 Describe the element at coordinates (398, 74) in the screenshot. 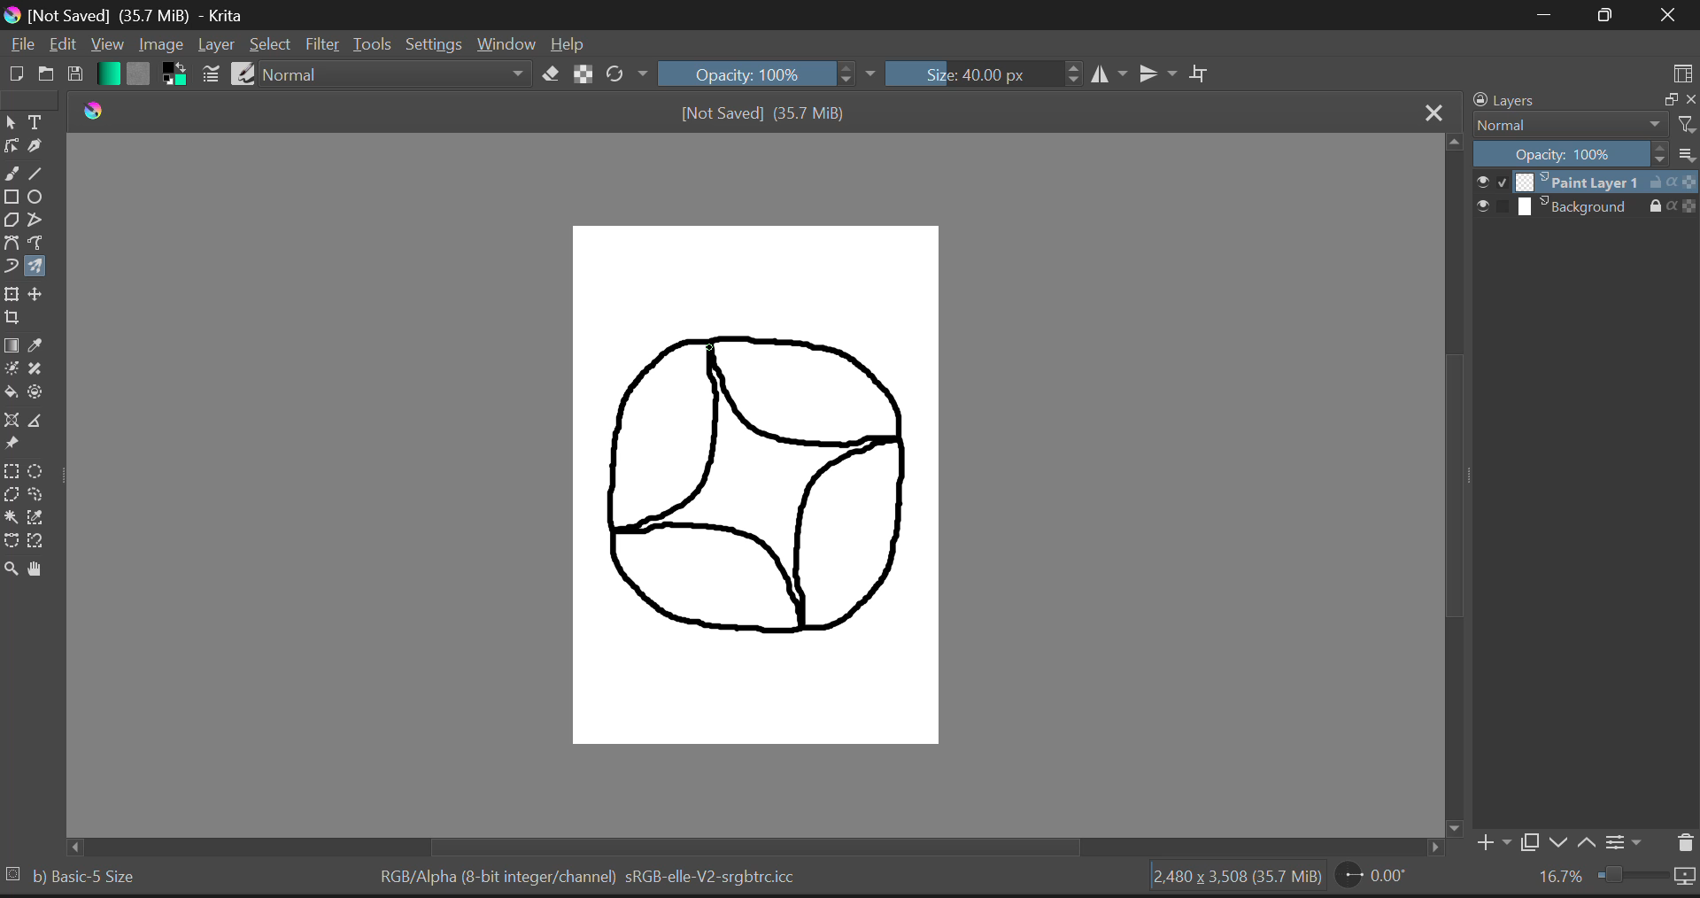

I see `Normal` at that location.